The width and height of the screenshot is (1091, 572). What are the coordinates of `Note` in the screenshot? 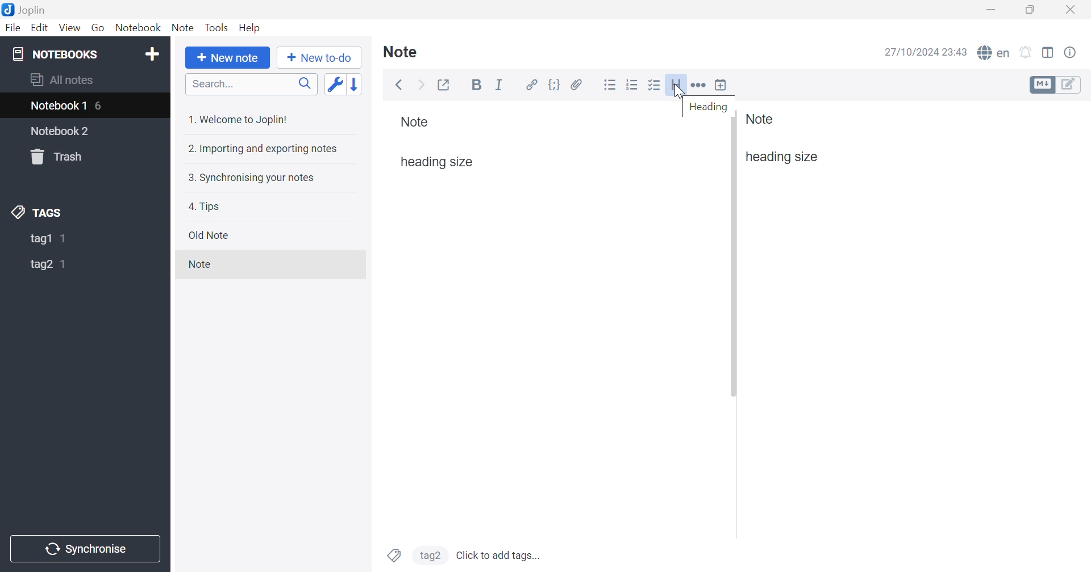 It's located at (761, 119).